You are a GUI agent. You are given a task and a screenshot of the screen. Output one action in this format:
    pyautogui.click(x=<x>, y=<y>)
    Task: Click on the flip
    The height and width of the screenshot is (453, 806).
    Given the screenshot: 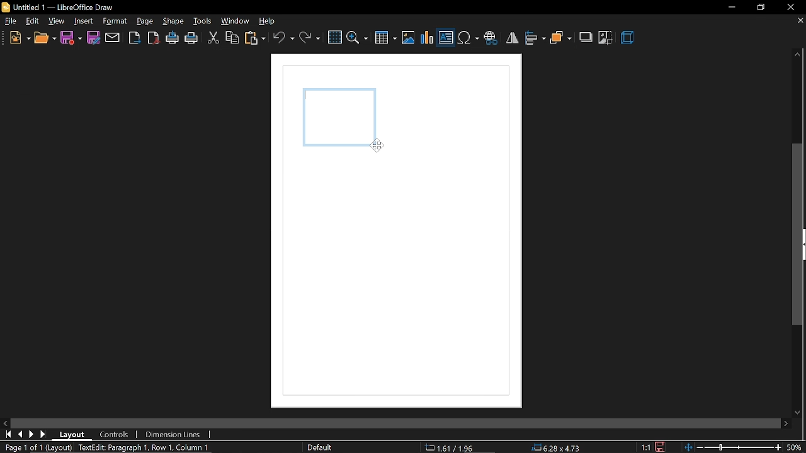 What is the action you would take?
    pyautogui.click(x=512, y=38)
    